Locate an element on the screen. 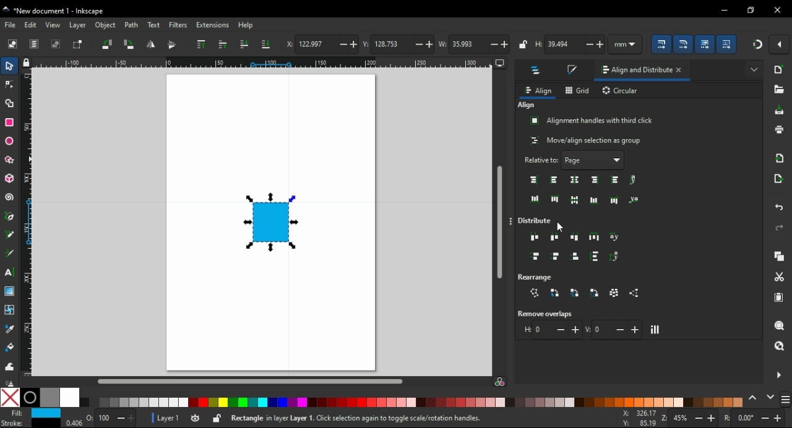 The height and width of the screenshot is (428, 792). exchange positions of selected objects - rotate around center point is located at coordinates (595, 293).